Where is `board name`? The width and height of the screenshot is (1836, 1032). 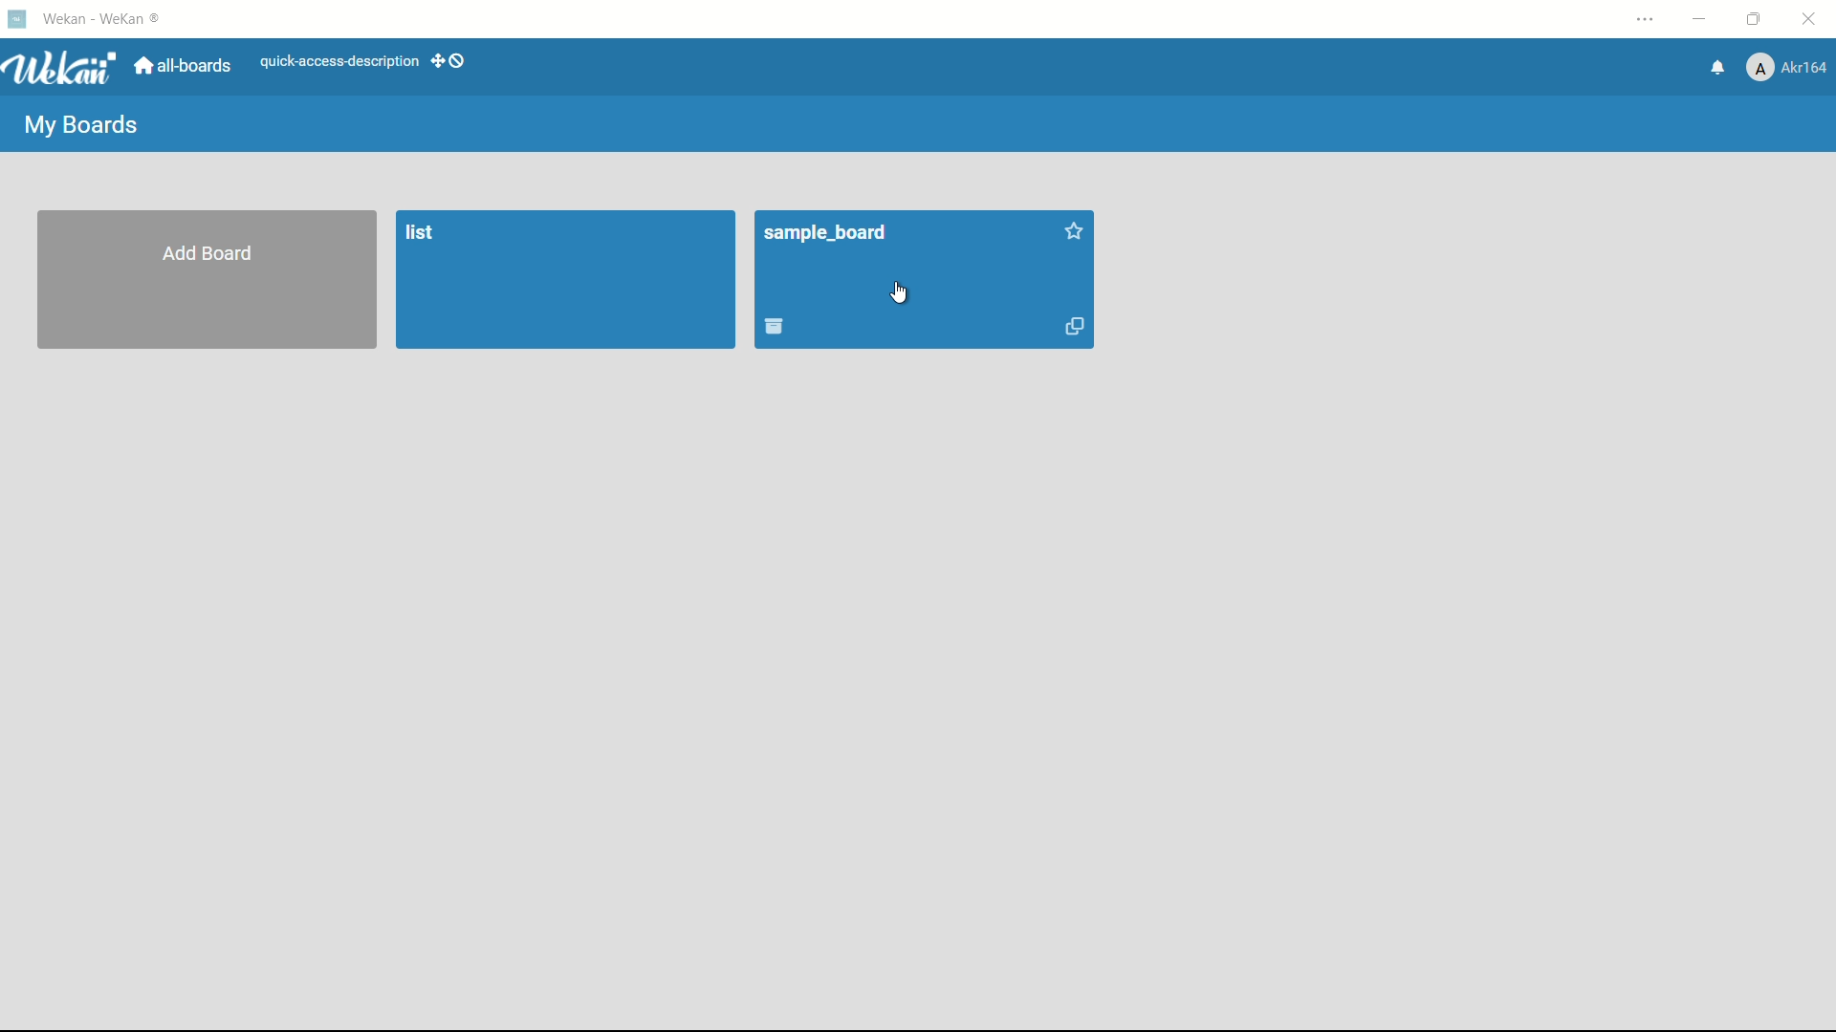 board name is located at coordinates (828, 234).